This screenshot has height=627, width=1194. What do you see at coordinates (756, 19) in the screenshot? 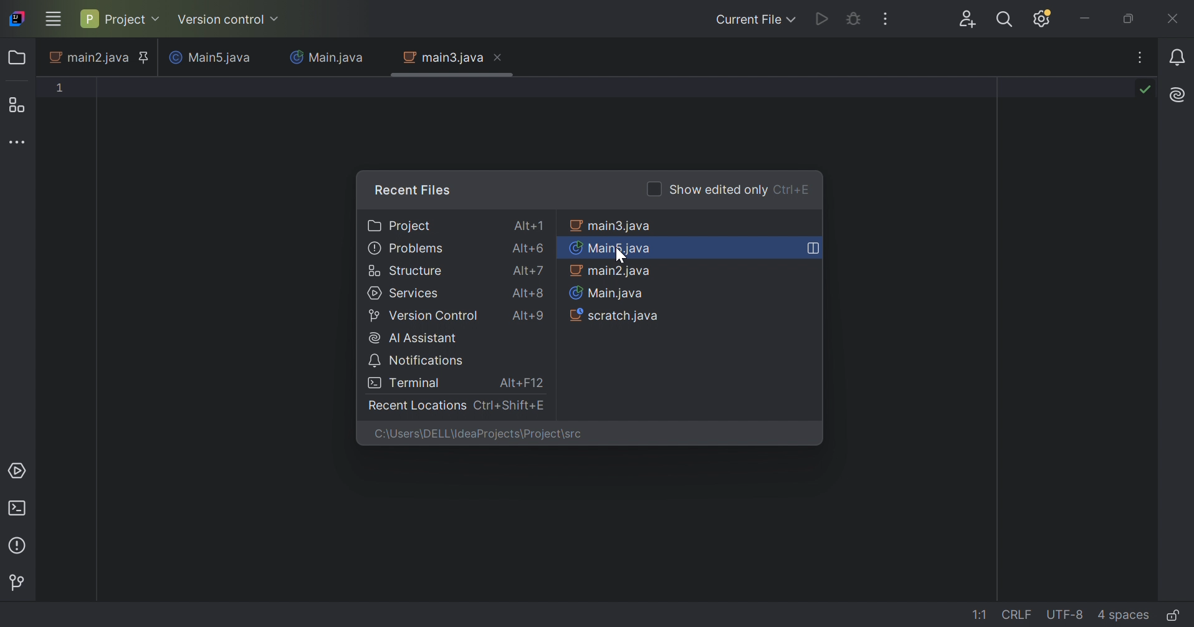
I see `Current file` at bounding box center [756, 19].